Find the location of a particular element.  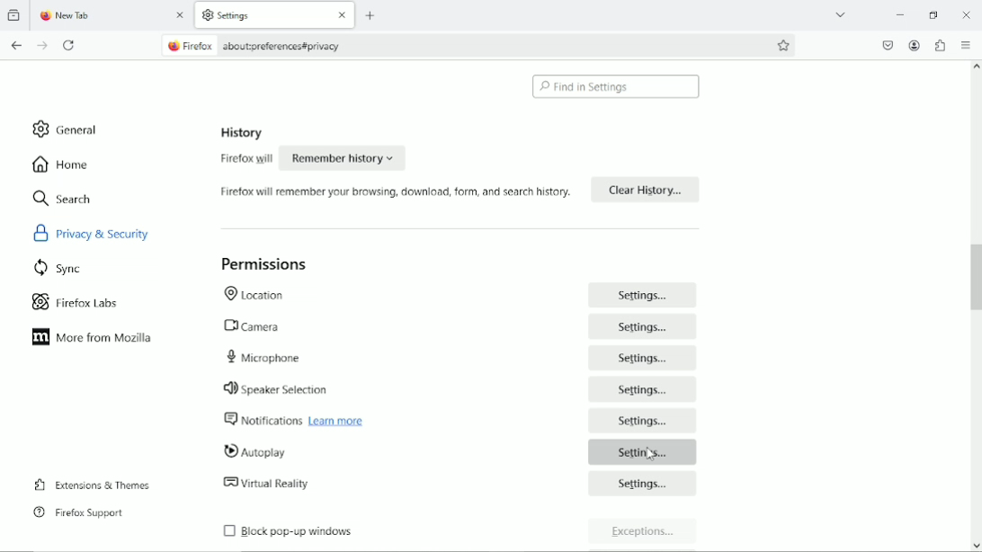

learn more is located at coordinates (349, 423).